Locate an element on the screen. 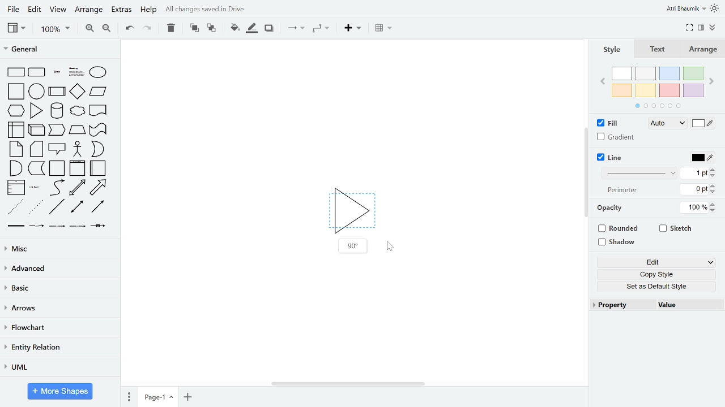  data storage is located at coordinates (37, 170).